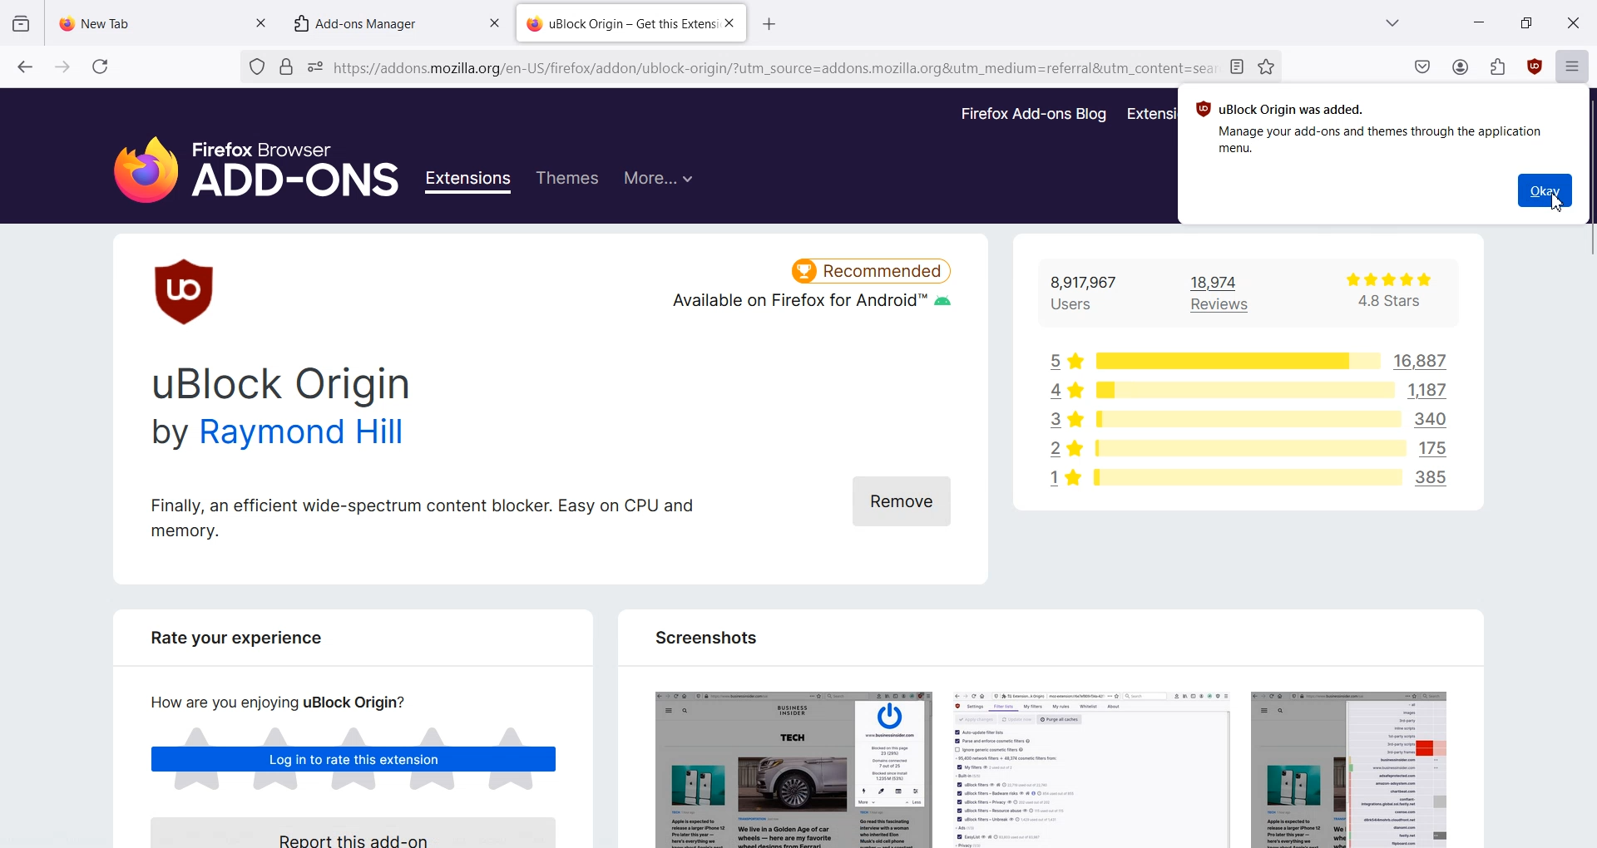  Describe the element at coordinates (241, 160) in the screenshot. I see `Firefox Browser Add-Ons` at that location.